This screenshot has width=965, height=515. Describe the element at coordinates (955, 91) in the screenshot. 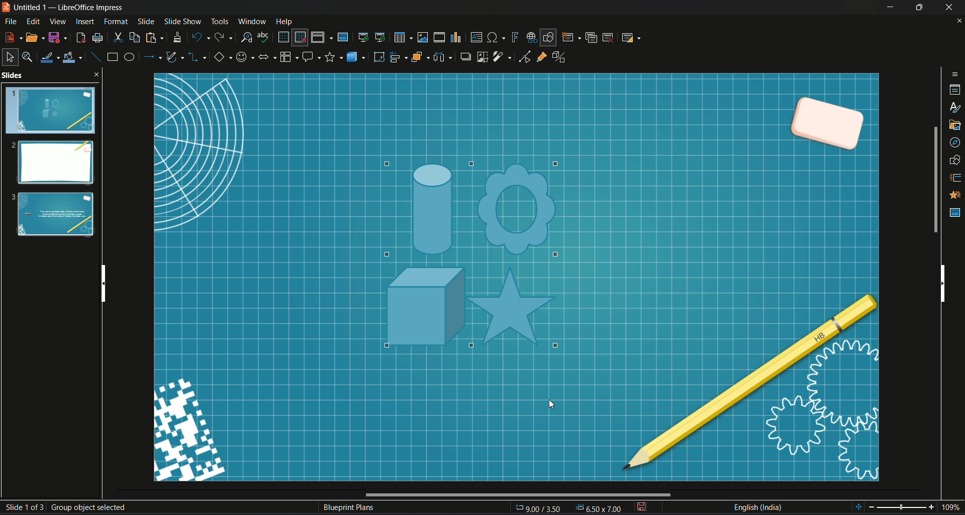

I see `properties` at that location.